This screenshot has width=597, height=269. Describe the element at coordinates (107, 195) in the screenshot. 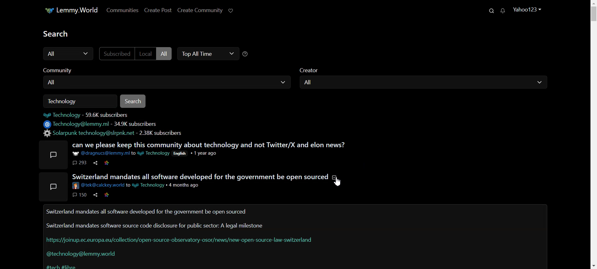

I see `starred` at that location.